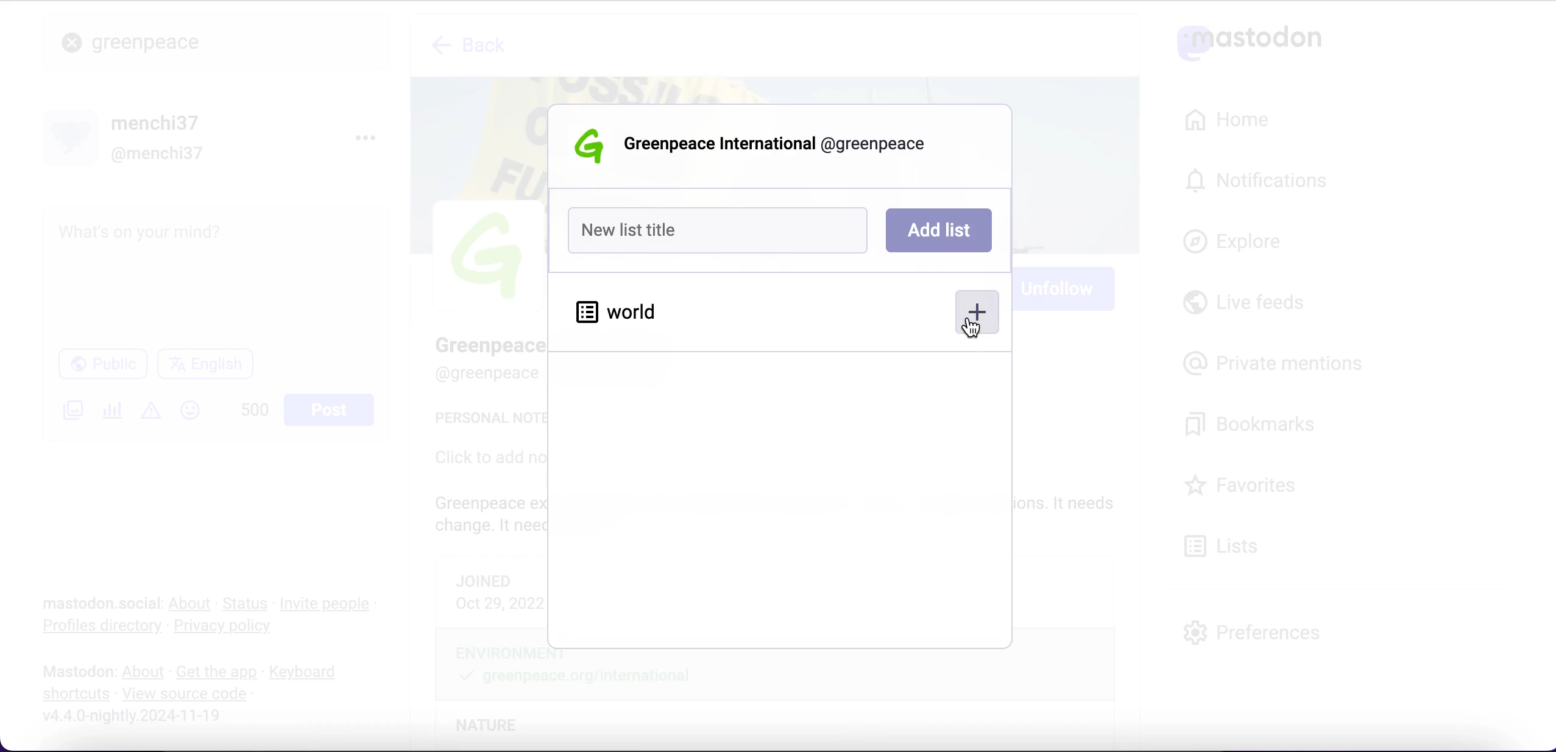 This screenshot has width=1556, height=752. What do you see at coordinates (247, 603) in the screenshot?
I see `status` at bounding box center [247, 603].